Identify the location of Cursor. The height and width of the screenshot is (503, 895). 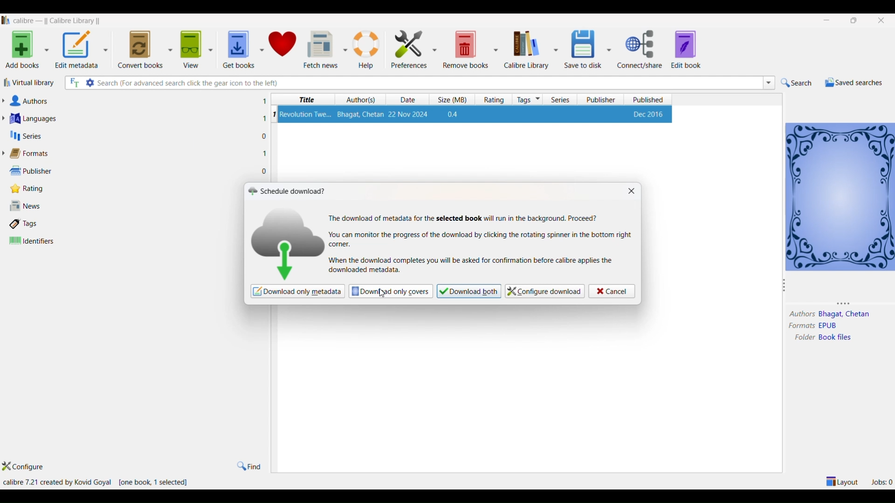
(381, 292).